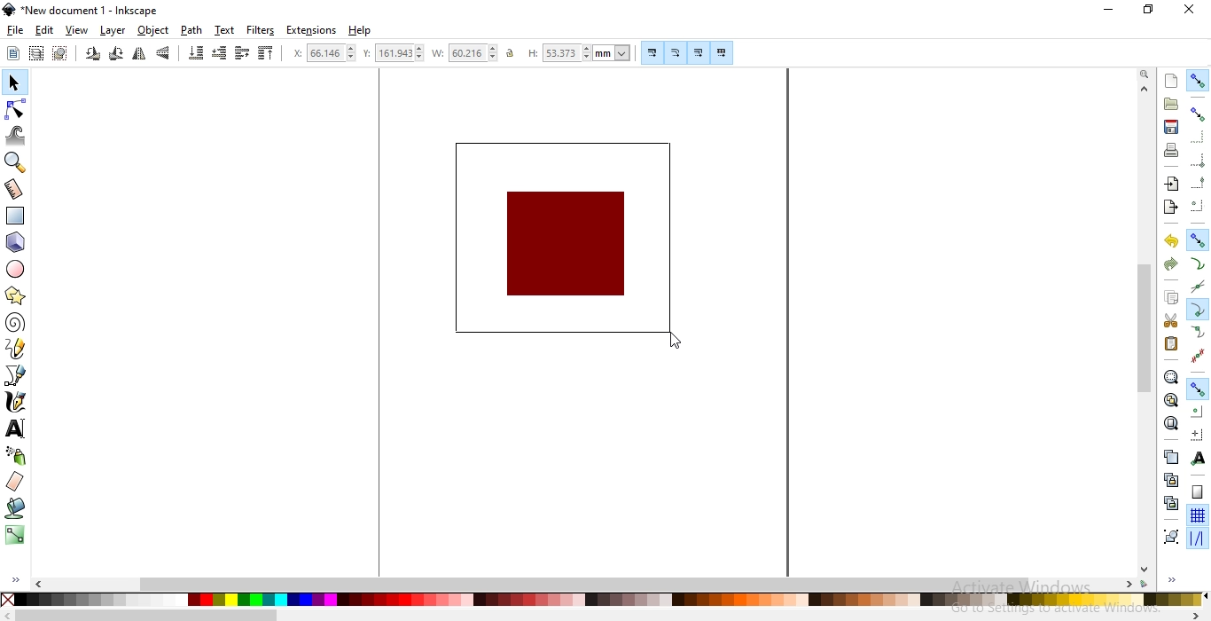 The image size is (1211, 621). I want to click on paste selection, so click(1171, 344).